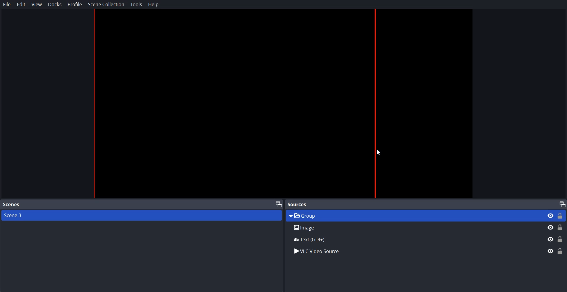 This screenshot has height=292, width=567. Describe the element at coordinates (11, 205) in the screenshot. I see `Scenes` at that location.